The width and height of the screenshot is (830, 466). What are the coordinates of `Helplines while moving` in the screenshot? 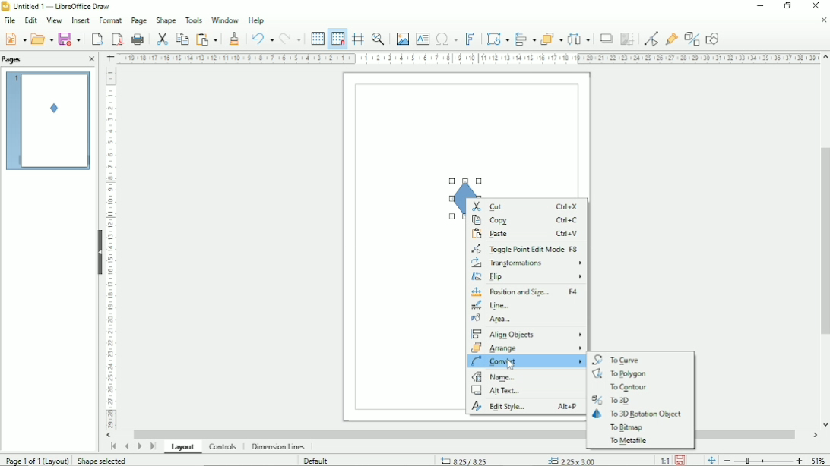 It's located at (357, 39).